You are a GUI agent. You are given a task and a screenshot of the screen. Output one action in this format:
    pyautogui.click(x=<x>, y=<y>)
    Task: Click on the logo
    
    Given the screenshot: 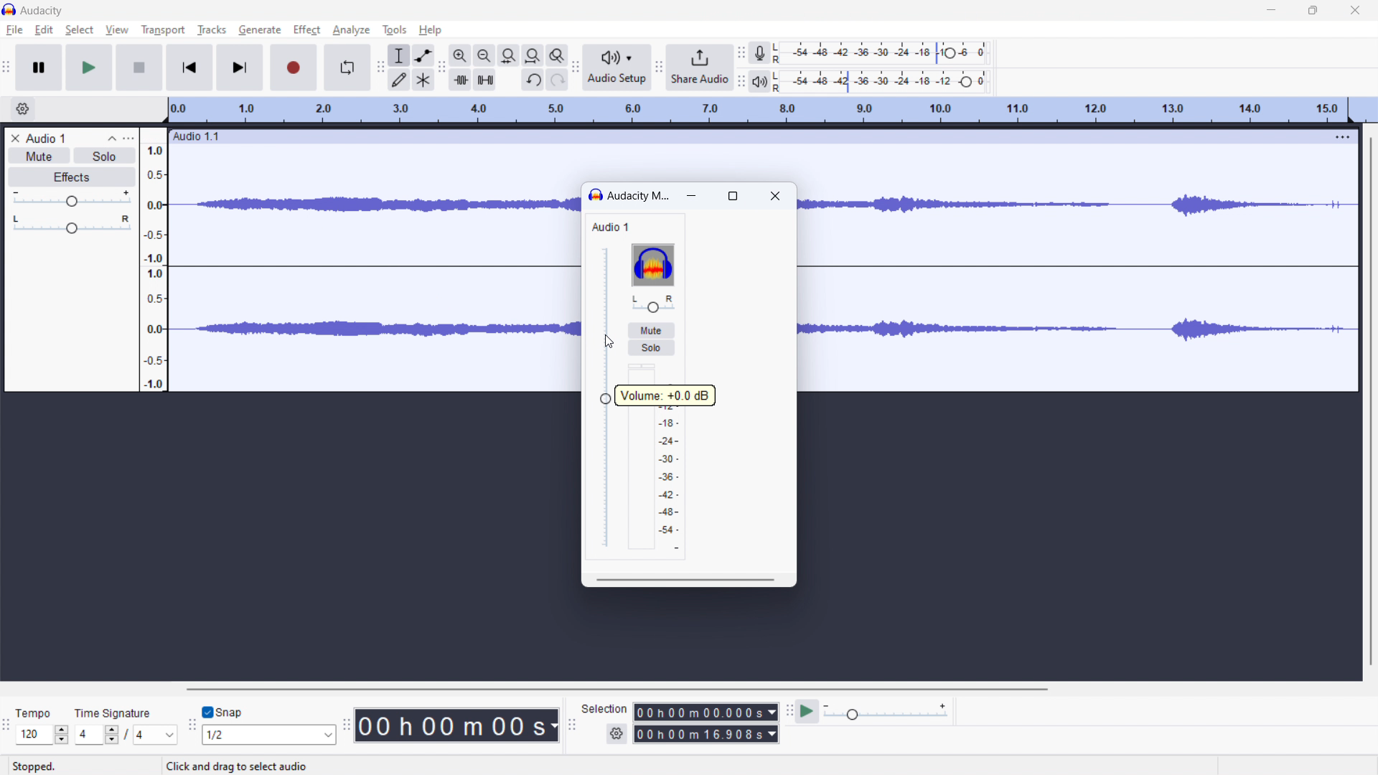 What is the action you would take?
    pyautogui.click(x=652, y=265)
    